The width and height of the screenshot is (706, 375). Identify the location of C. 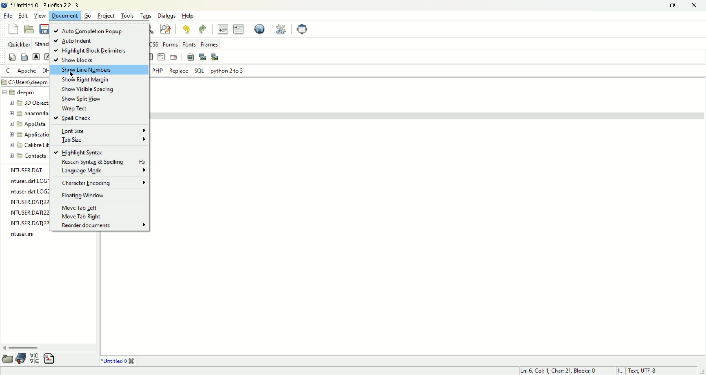
(8, 70).